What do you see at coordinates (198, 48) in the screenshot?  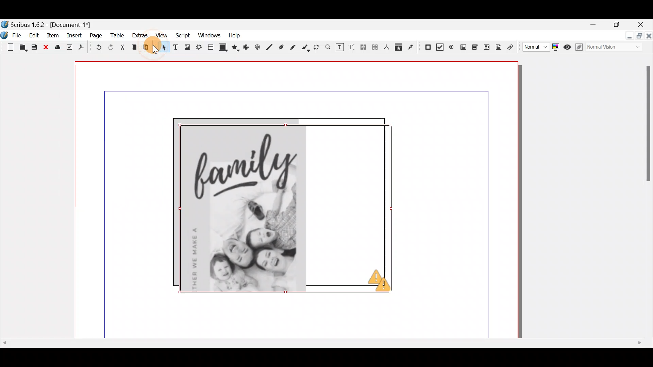 I see `Render frame` at bounding box center [198, 48].